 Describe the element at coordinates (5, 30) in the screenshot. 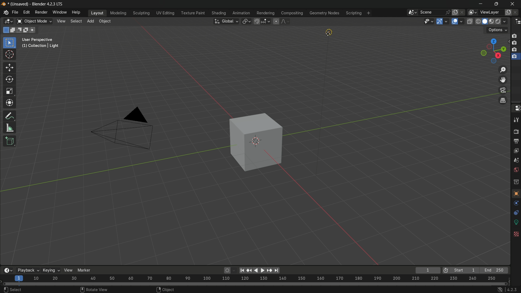

I see `start new selection` at that location.